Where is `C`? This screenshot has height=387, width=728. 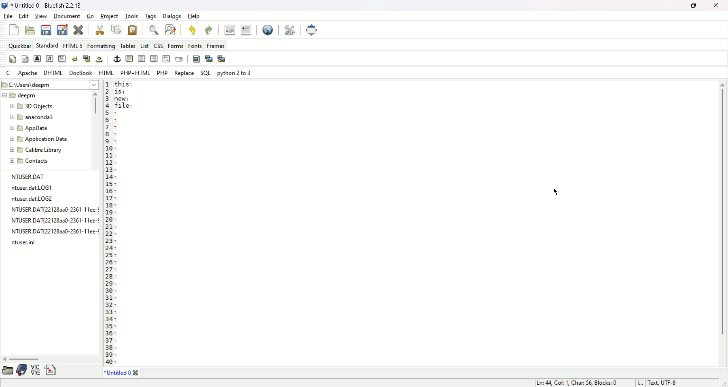 C is located at coordinates (8, 73).